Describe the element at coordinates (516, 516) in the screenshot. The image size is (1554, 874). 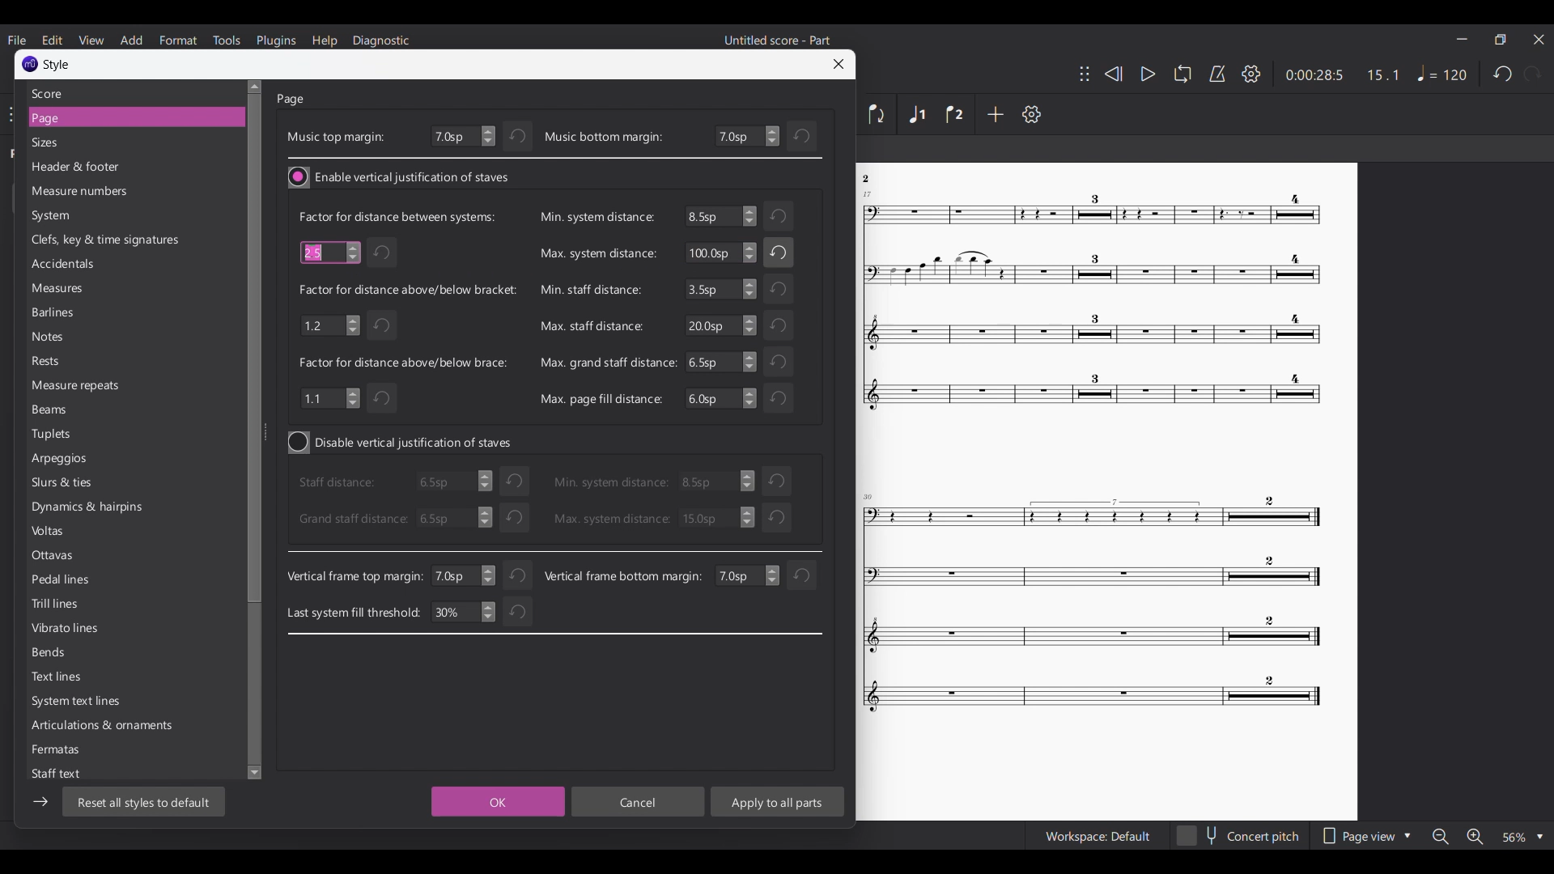
I see `Undo` at that location.